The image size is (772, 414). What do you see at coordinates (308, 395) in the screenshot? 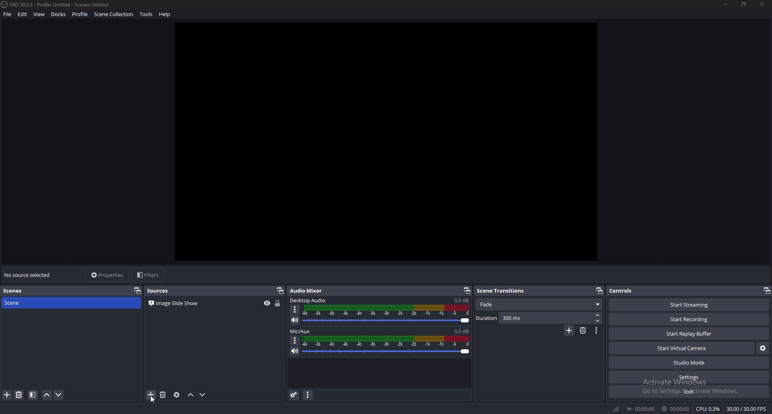
I see `audio mixer menu` at bounding box center [308, 395].